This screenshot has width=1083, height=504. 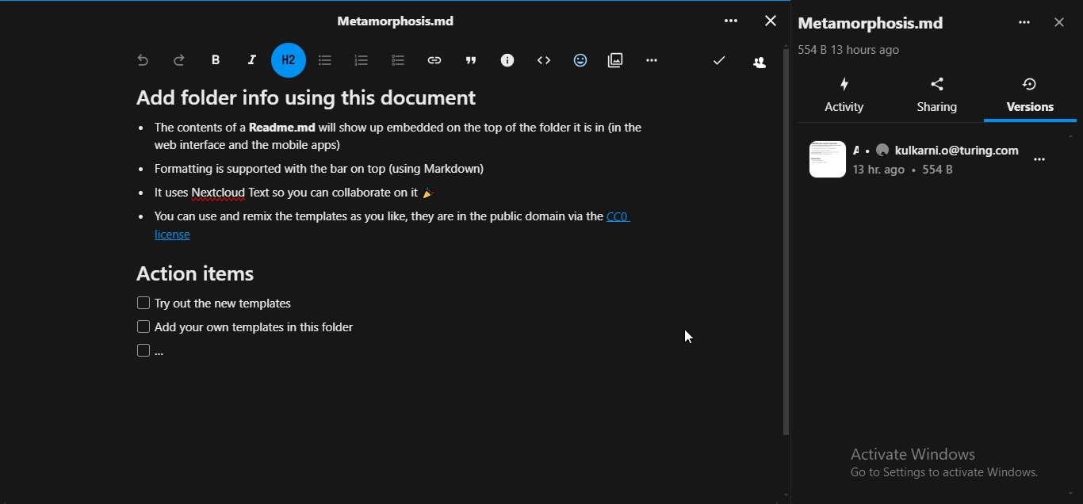 I want to click on ..., so click(x=729, y=20).